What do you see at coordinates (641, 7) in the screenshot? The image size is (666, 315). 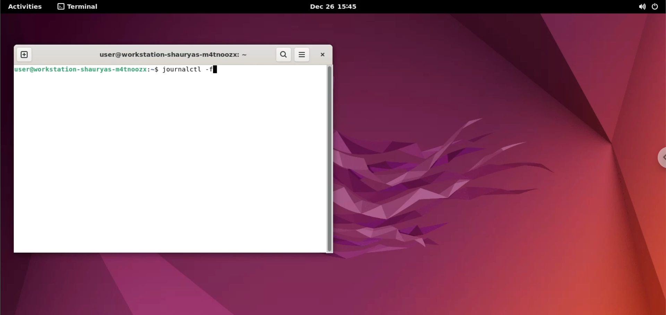 I see `sound options` at bounding box center [641, 7].